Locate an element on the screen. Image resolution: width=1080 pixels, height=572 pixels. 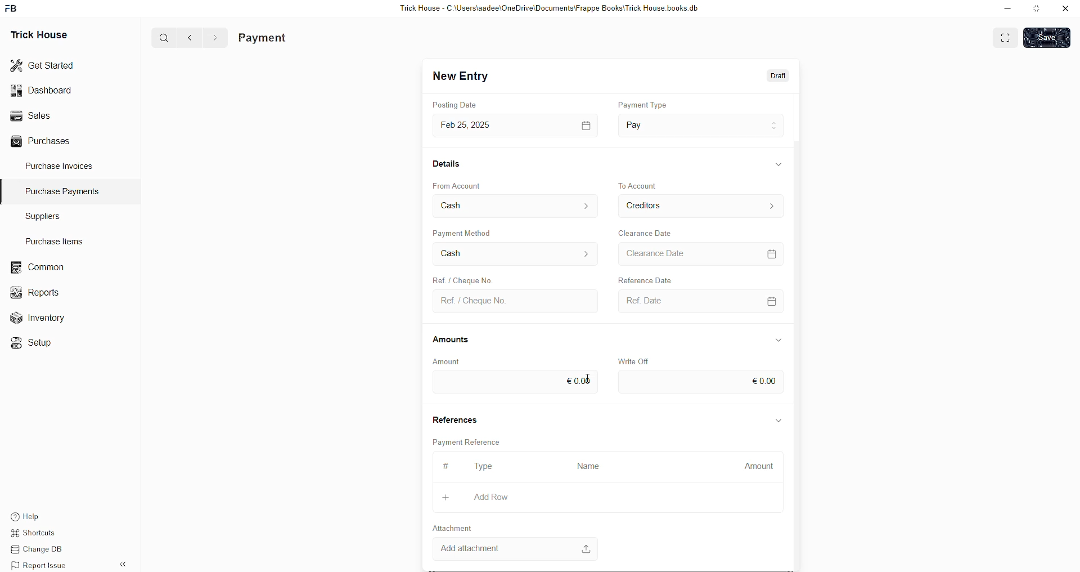
Q is located at coordinates (160, 37).